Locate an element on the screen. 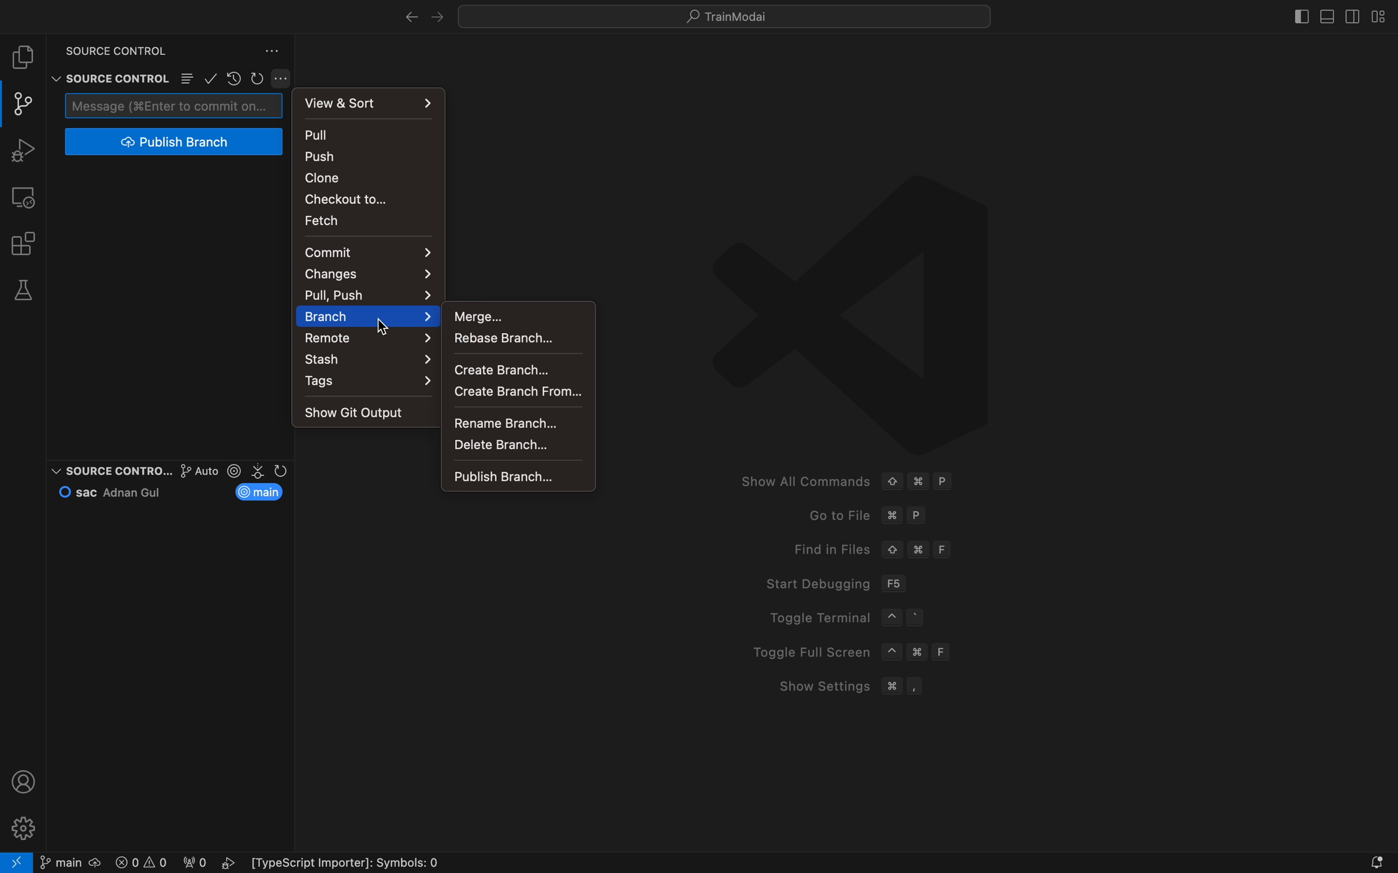 The image size is (1398, 873). debug is located at coordinates (27, 150).